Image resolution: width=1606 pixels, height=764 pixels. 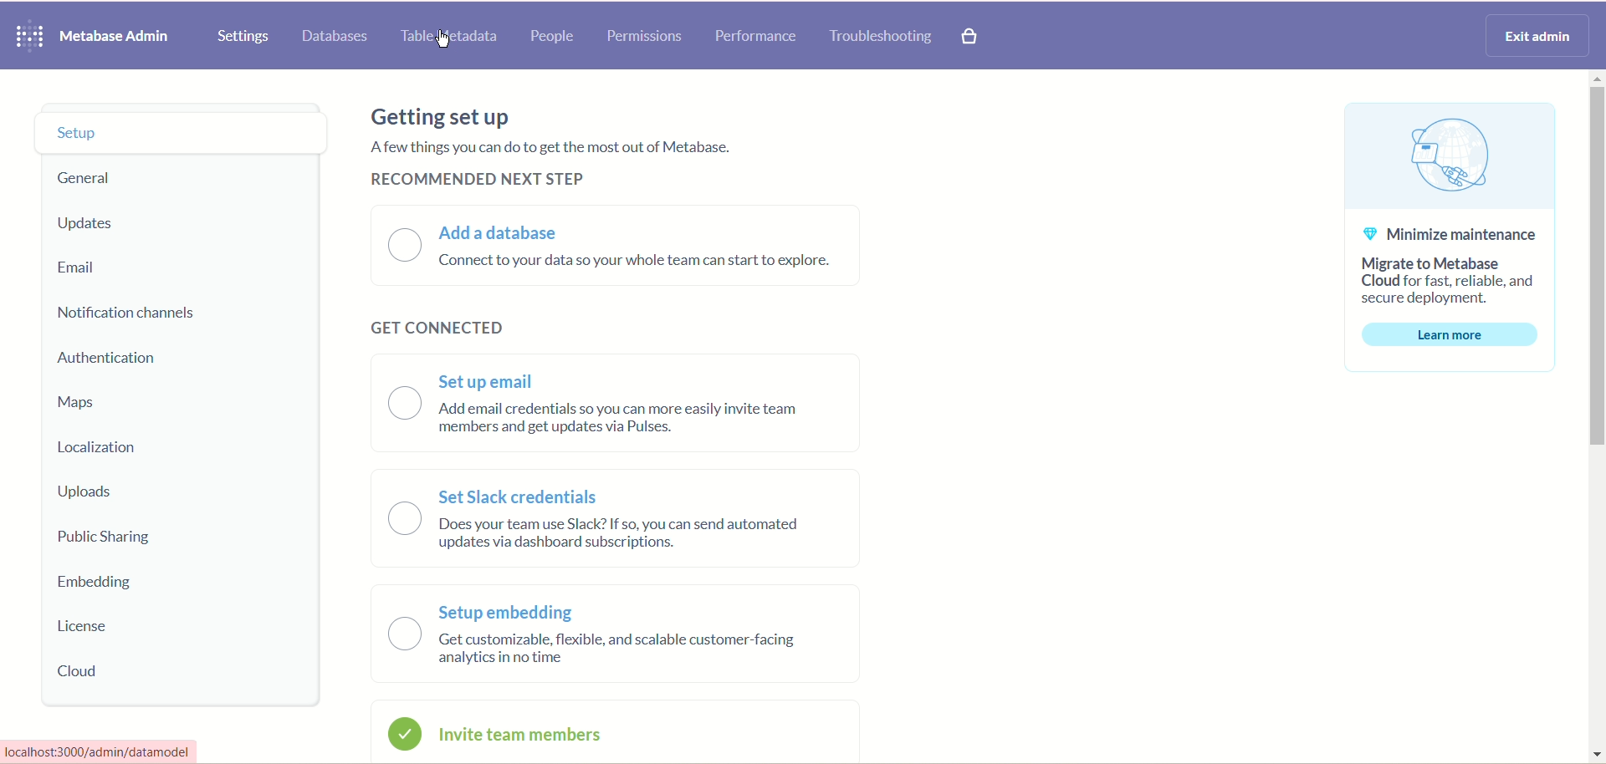 What do you see at coordinates (92, 492) in the screenshot?
I see `uploads` at bounding box center [92, 492].